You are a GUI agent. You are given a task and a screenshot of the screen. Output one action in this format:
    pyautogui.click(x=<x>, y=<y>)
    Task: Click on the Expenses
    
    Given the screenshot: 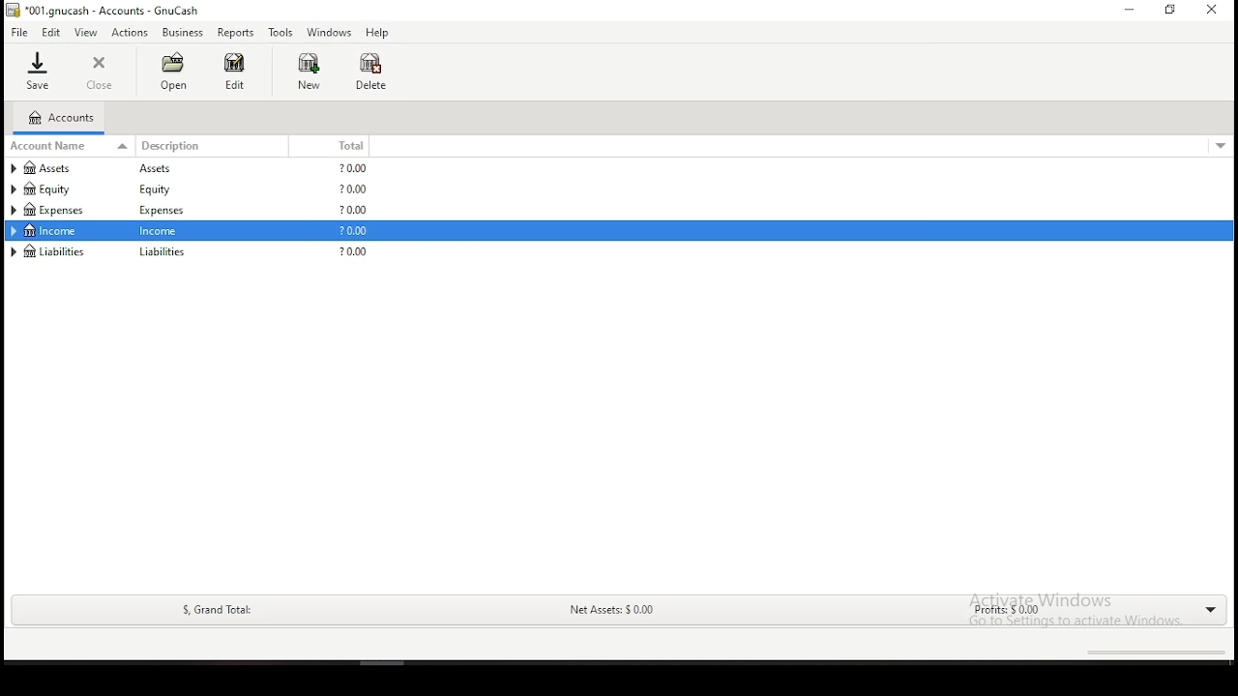 What is the action you would take?
    pyautogui.click(x=160, y=212)
    